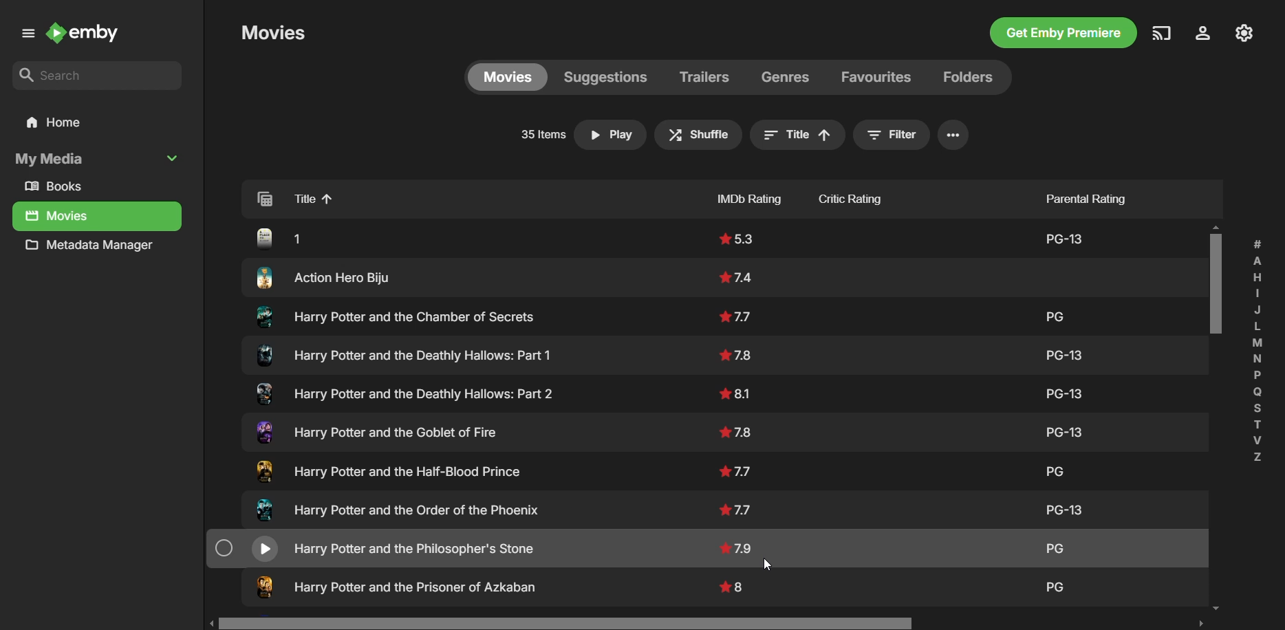 The height and width of the screenshot is (630, 1285). Describe the element at coordinates (738, 272) in the screenshot. I see `` at that location.